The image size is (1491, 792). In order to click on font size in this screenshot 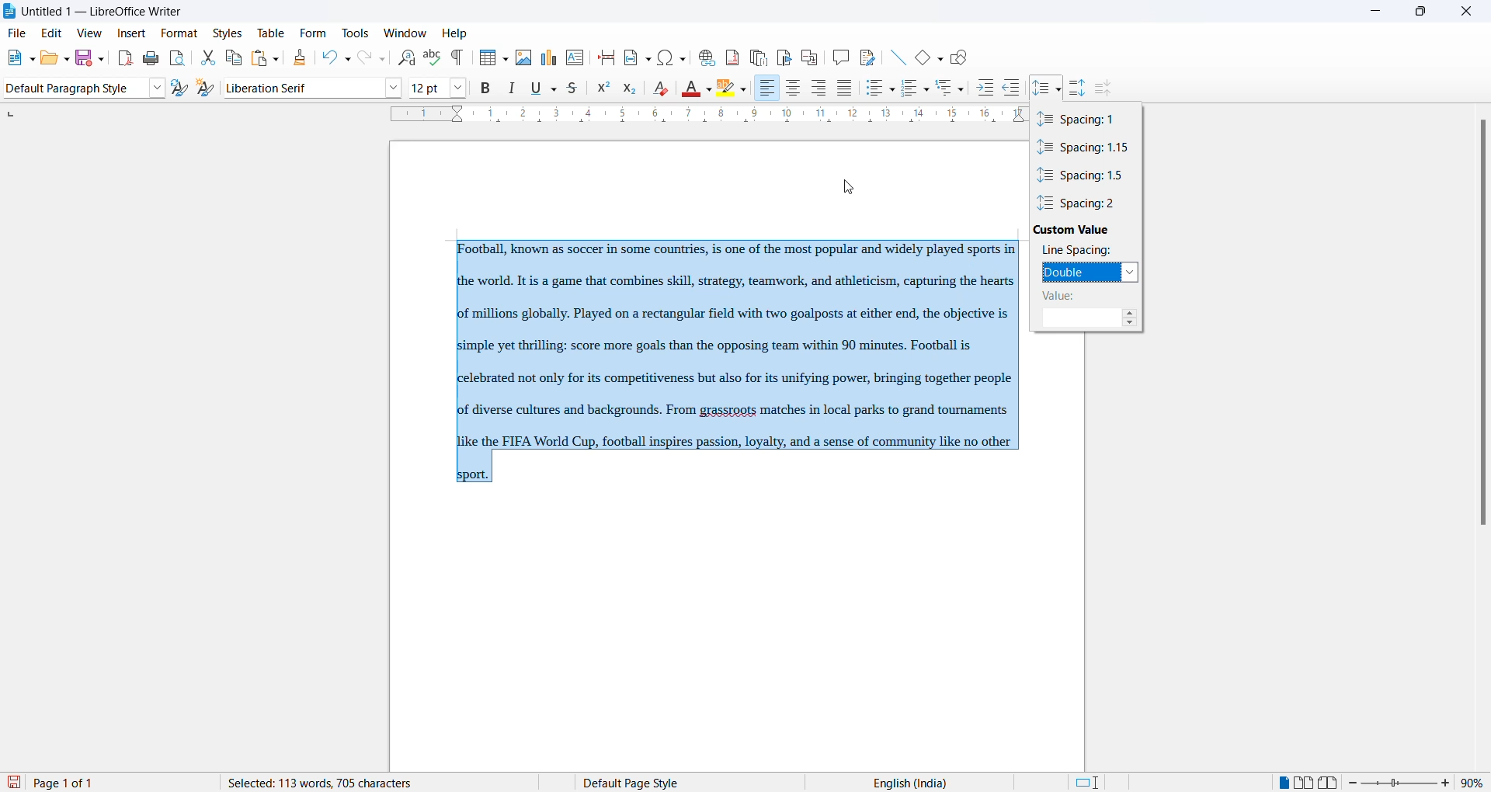, I will do `click(427, 87)`.